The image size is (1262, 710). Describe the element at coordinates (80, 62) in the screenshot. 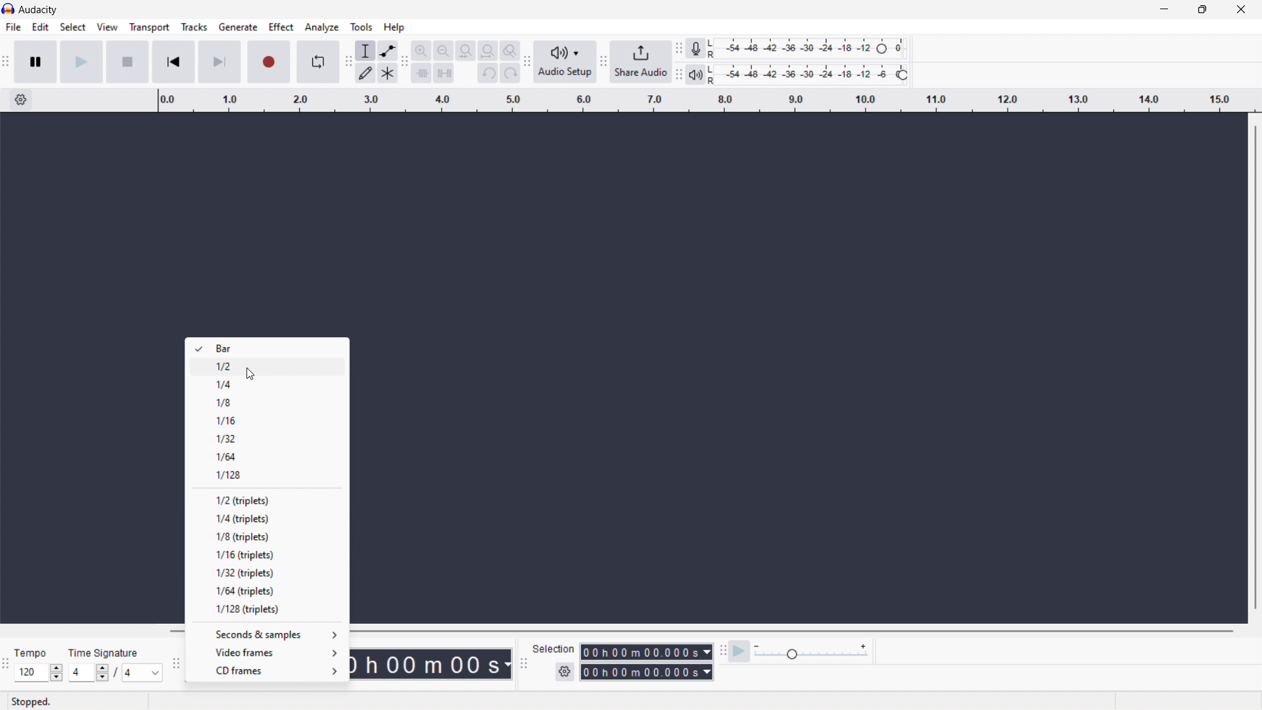

I see `play` at that location.